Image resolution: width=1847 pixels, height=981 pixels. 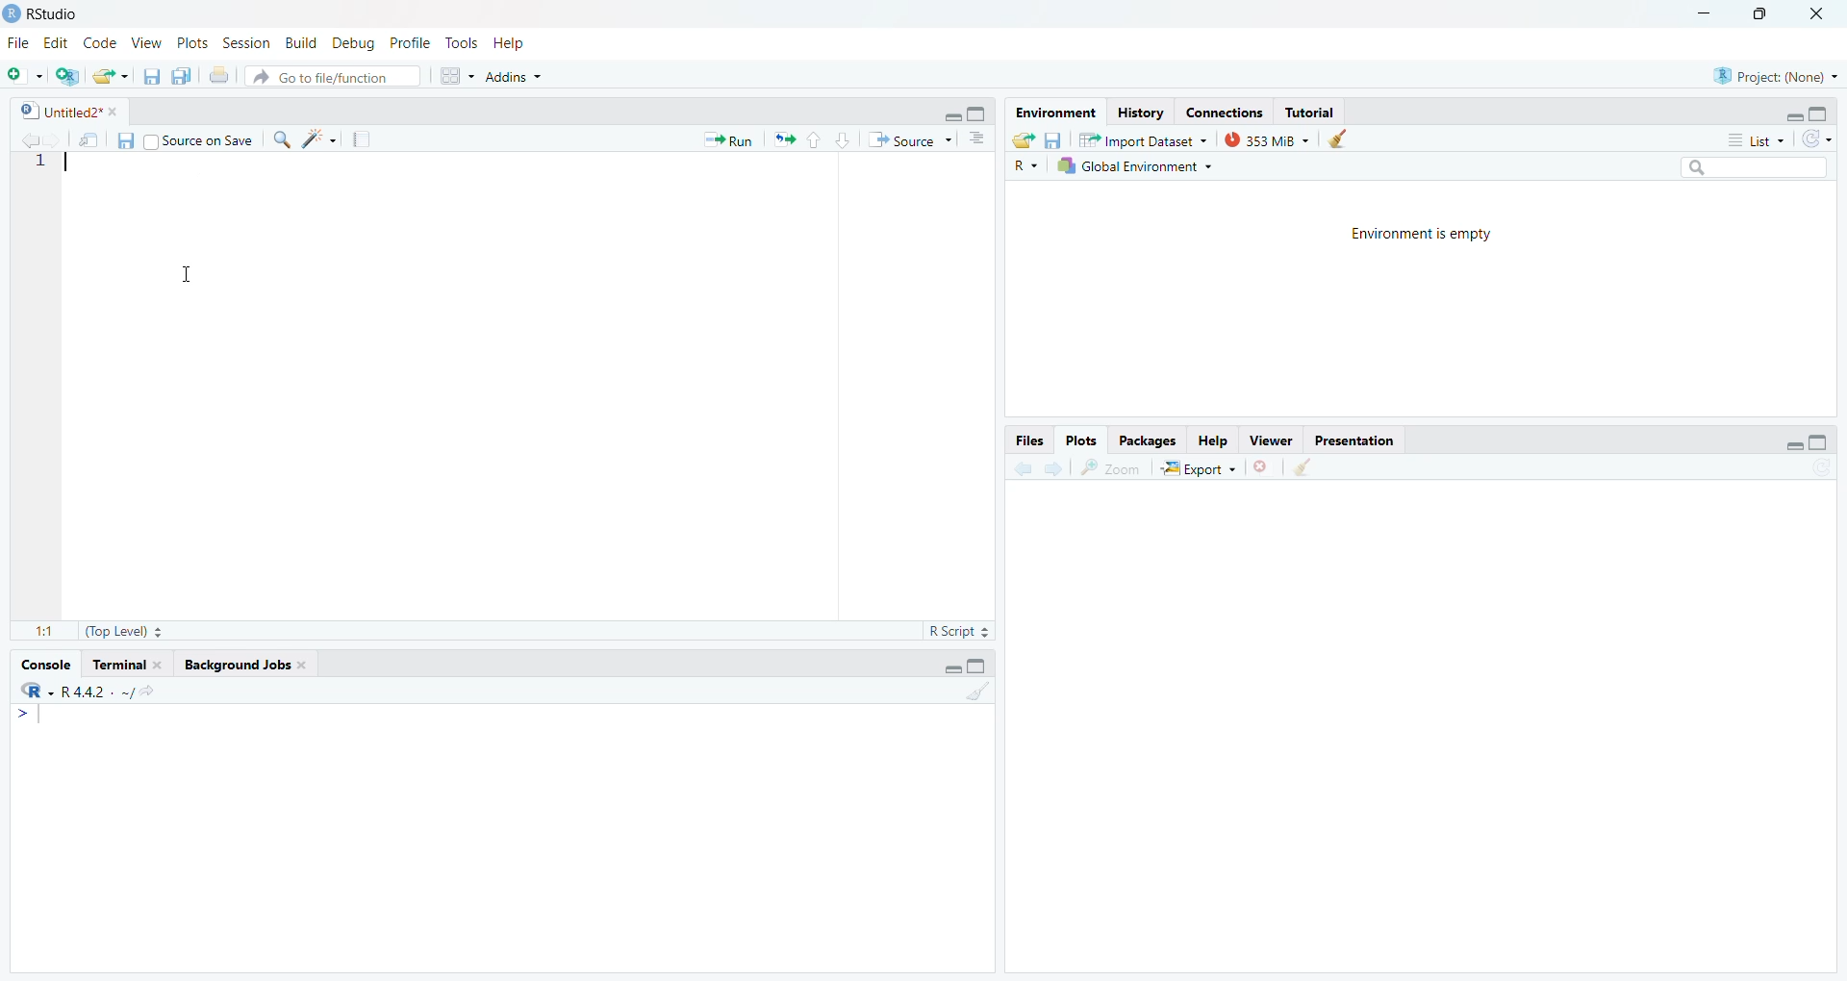 I want to click on  Goto file/function, so click(x=336, y=78).